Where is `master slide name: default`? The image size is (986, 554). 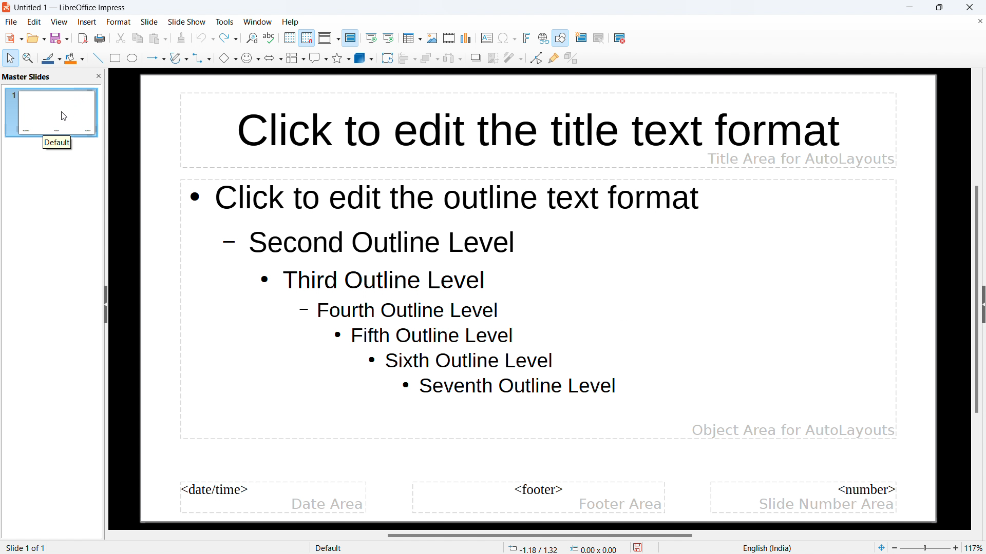
master slide name: default is located at coordinates (51, 111).